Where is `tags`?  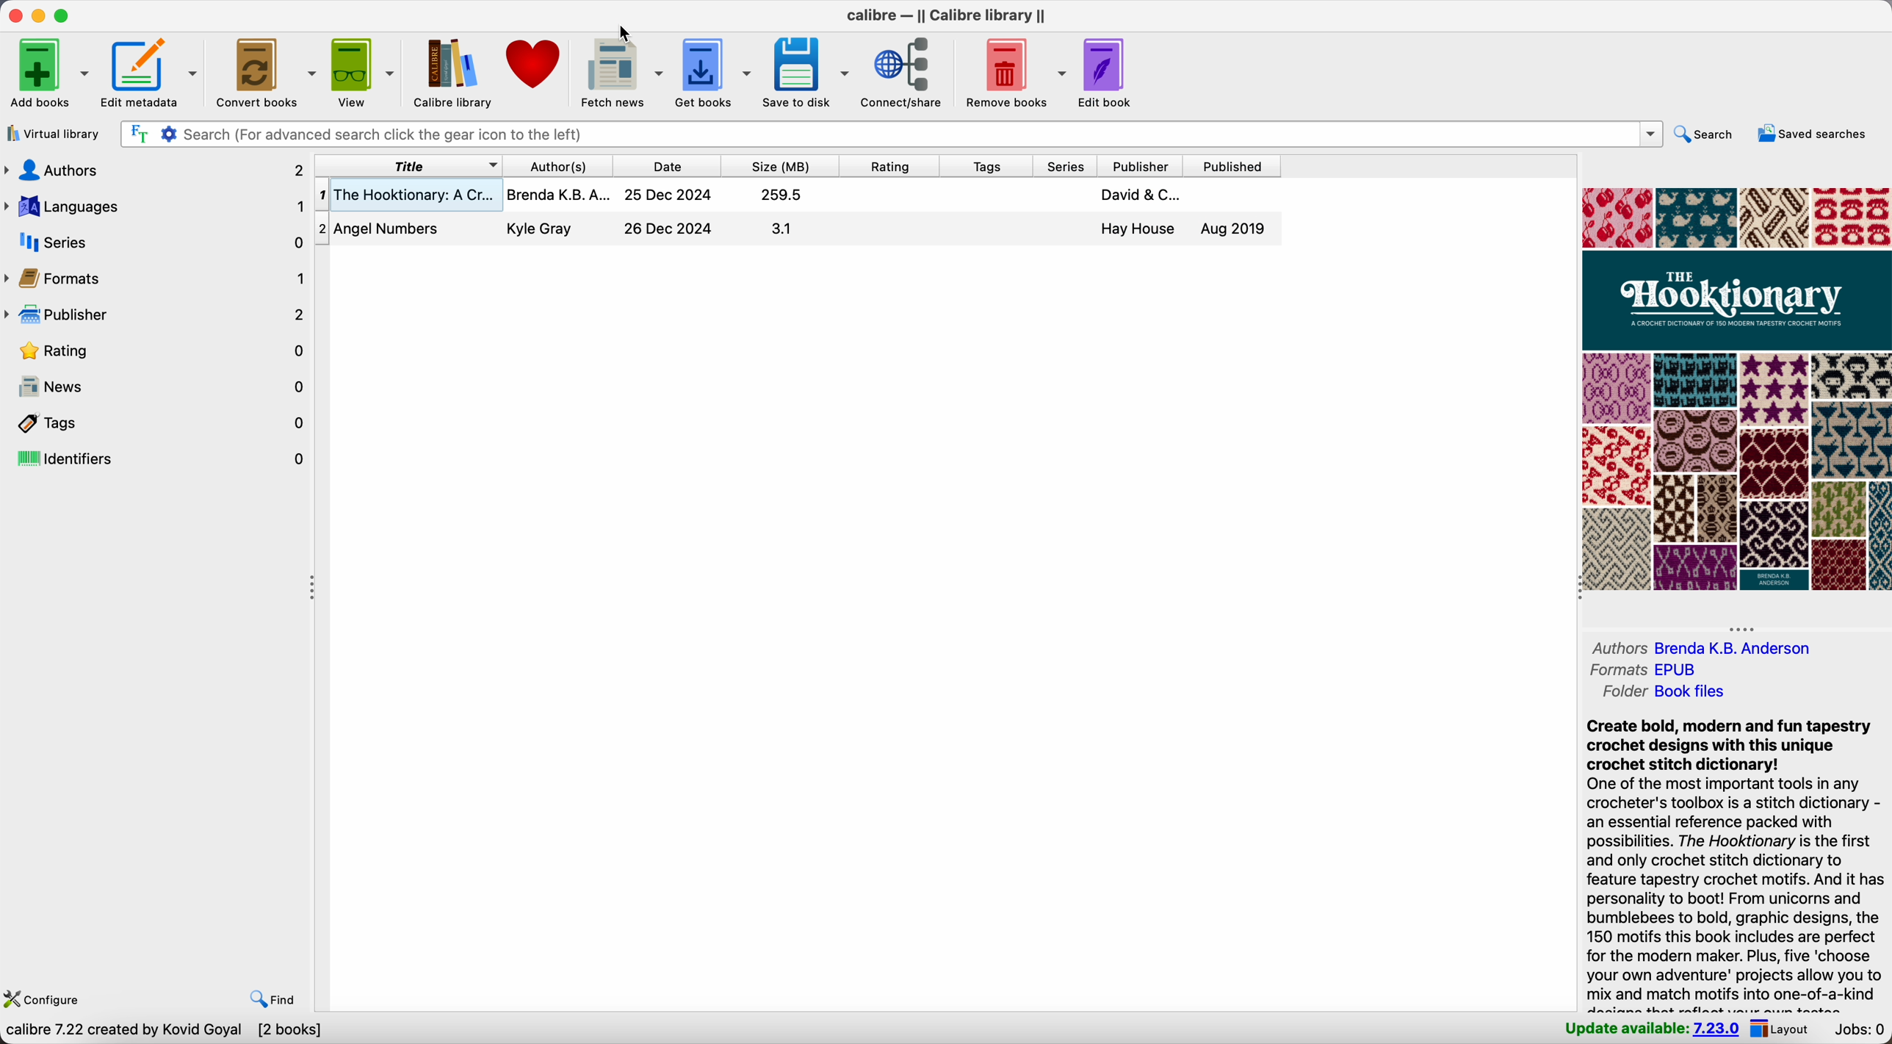 tags is located at coordinates (156, 422).